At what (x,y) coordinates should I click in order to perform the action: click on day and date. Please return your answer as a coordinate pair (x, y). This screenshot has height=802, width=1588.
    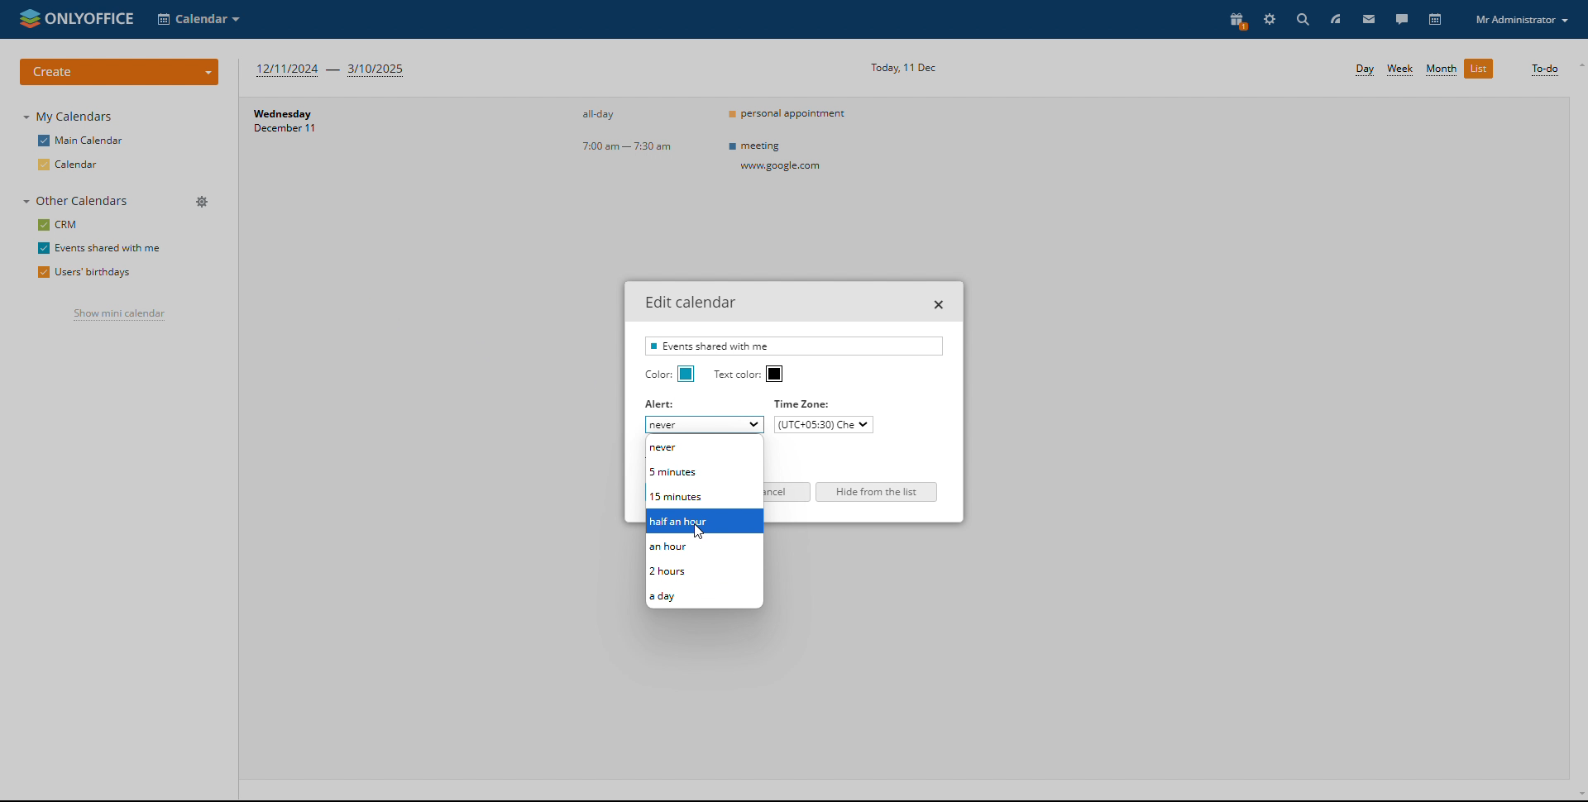
    Looking at the image, I should click on (321, 125).